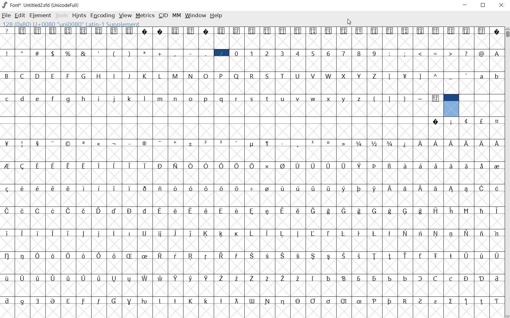 The image size is (510, 318). Describe the element at coordinates (191, 143) in the screenshot. I see `Symbol` at that location.